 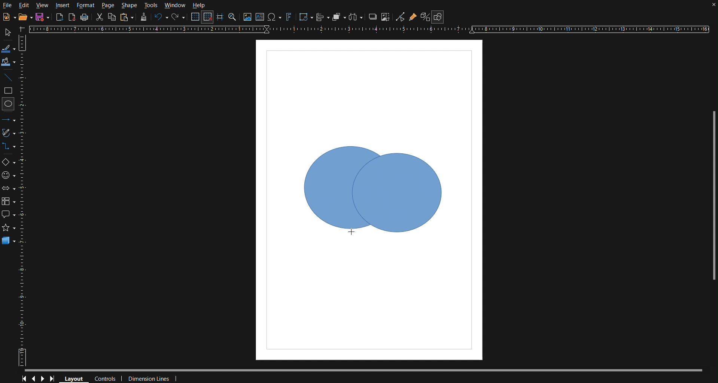 What do you see at coordinates (9, 213) in the screenshot?
I see `Callout Shapes` at bounding box center [9, 213].